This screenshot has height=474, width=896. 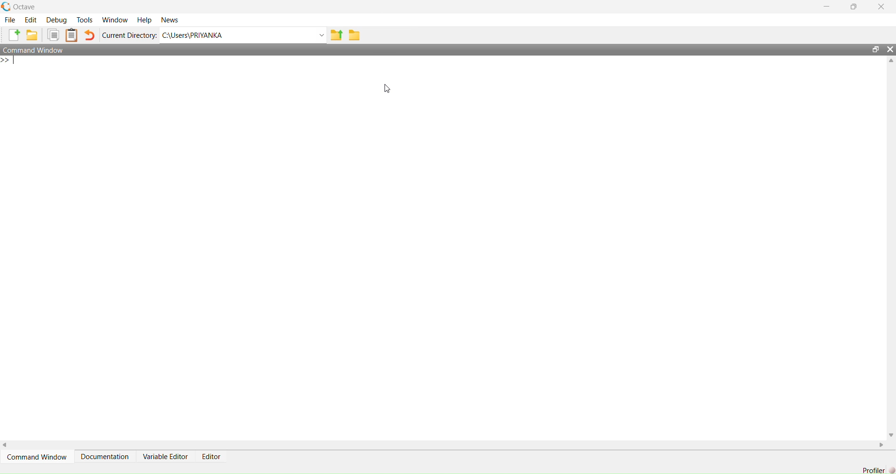 What do you see at coordinates (34, 50) in the screenshot?
I see `Command Window` at bounding box center [34, 50].